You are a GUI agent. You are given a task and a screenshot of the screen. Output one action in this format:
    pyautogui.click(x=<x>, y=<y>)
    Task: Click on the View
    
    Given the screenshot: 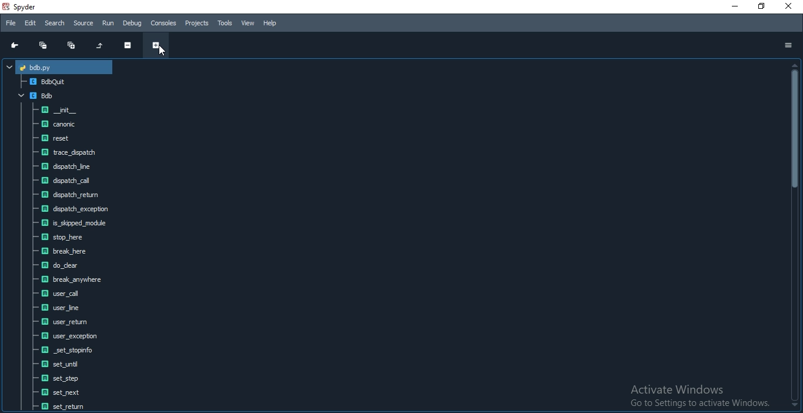 What is the action you would take?
    pyautogui.click(x=249, y=24)
    